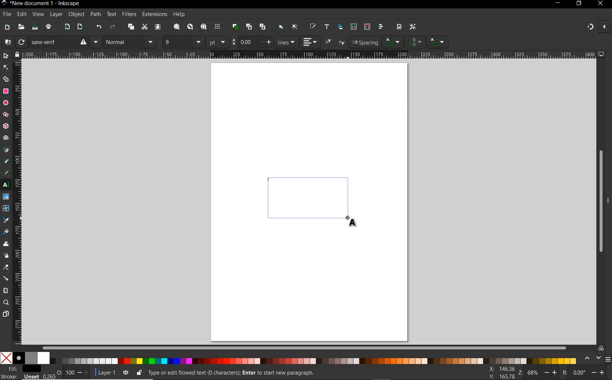  I want to click on color managed mode, so click(600, 348).